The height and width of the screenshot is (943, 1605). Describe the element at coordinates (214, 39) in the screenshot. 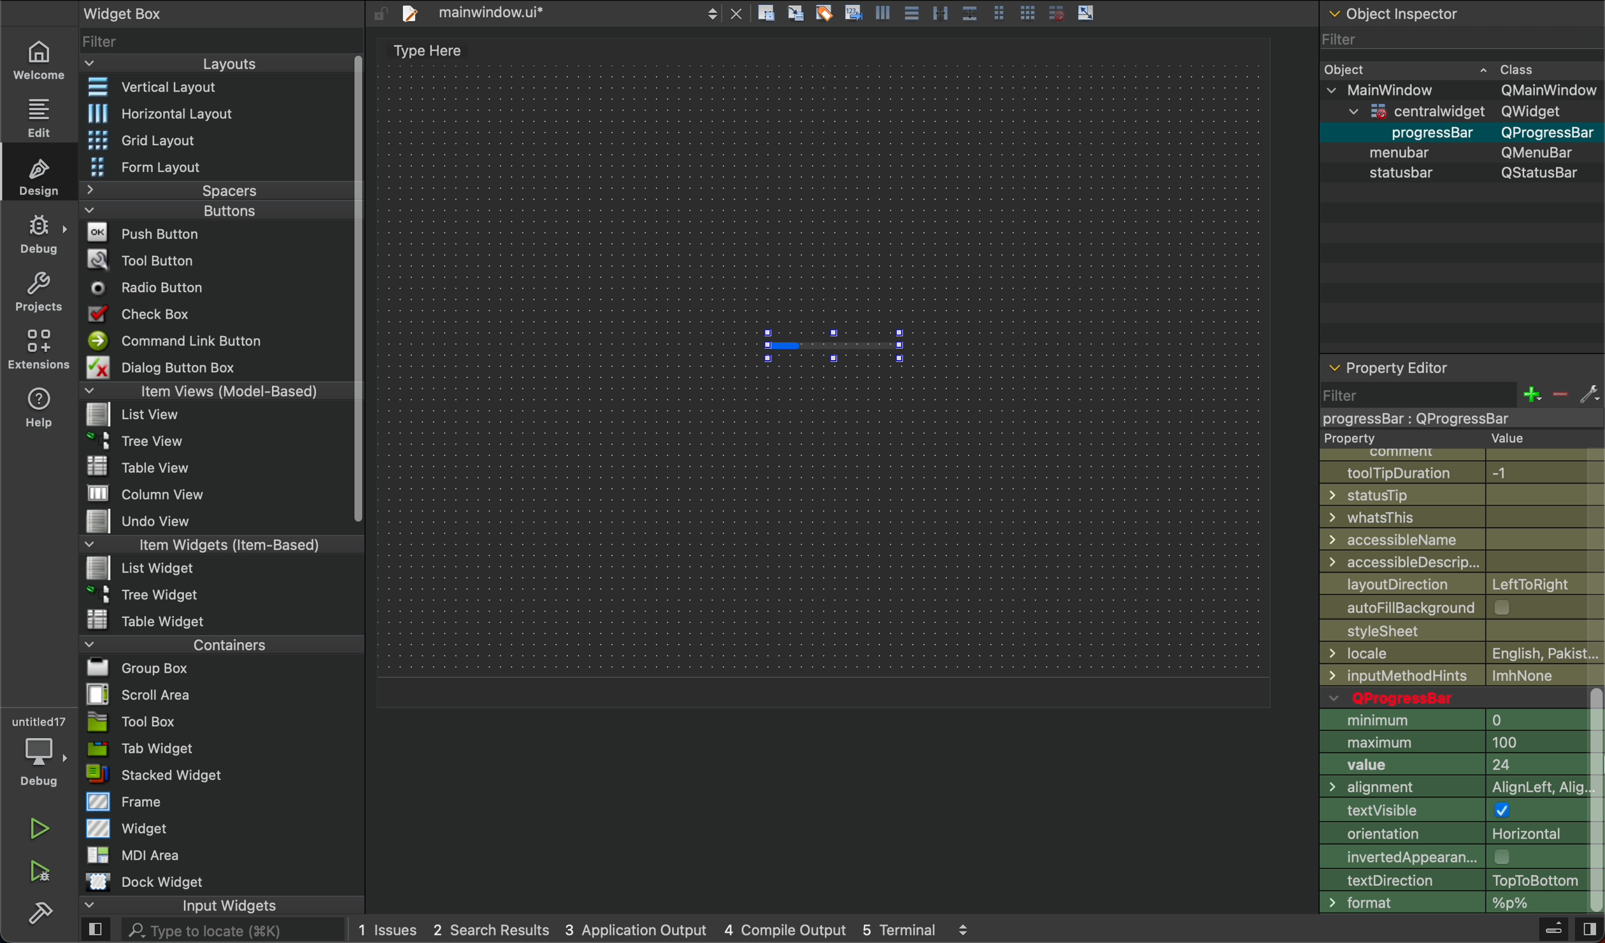

I see `widget list` at that location.